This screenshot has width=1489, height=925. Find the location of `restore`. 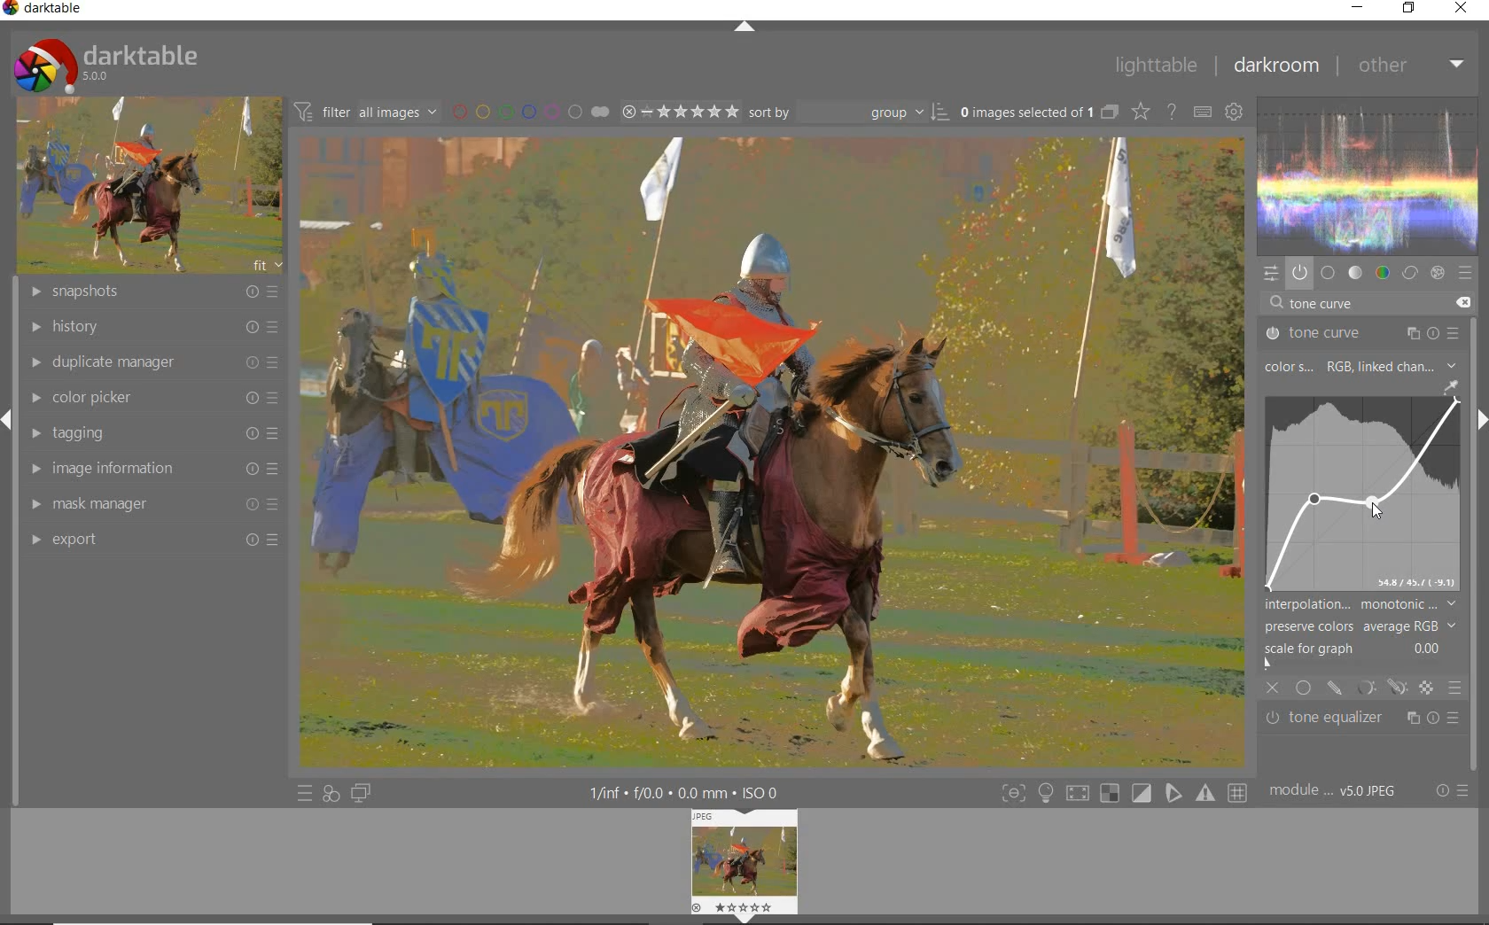

restore is located at coordinates (1409, 8).